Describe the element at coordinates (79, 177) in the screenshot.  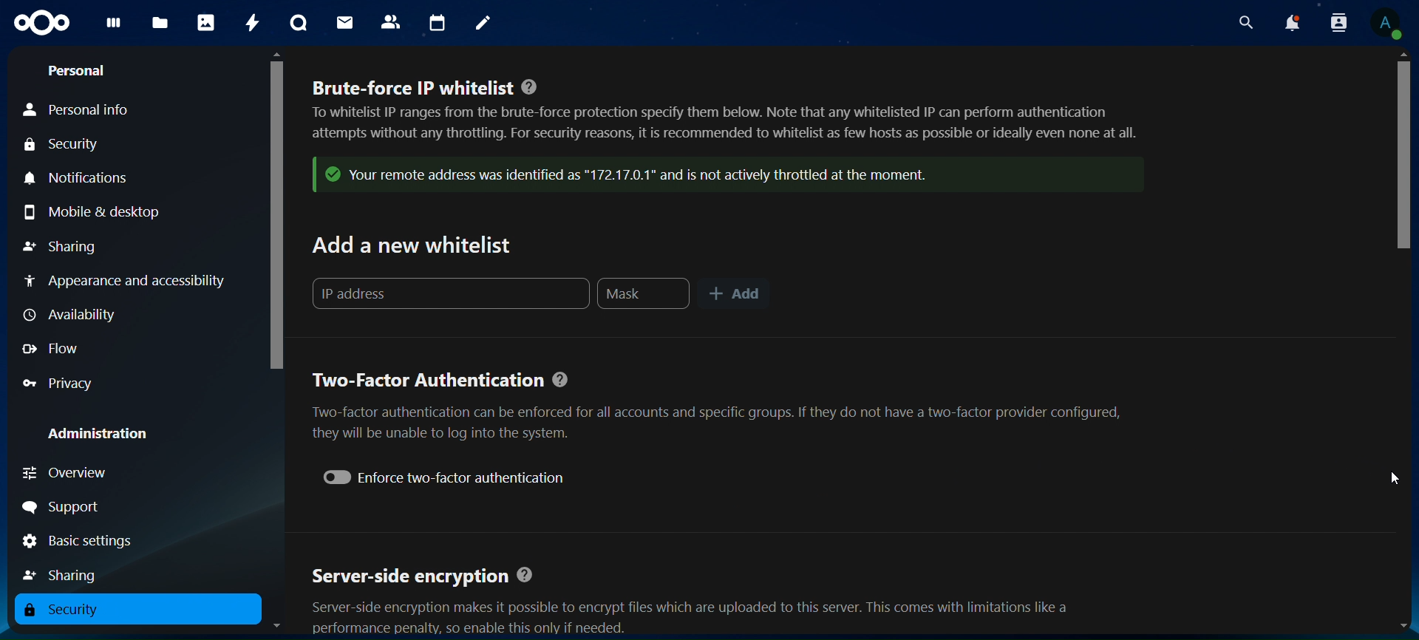
I see `notifications` at that location.